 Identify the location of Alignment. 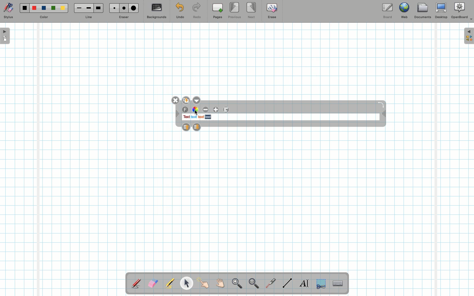
(227, 110).